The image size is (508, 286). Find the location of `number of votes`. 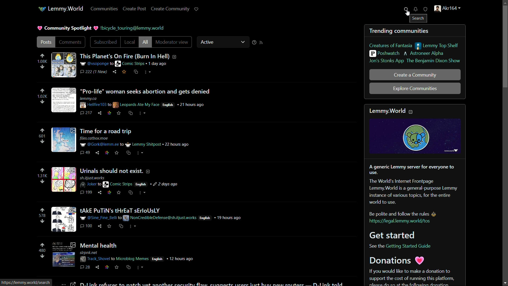

number of votes is located at coordinates (43, 136).